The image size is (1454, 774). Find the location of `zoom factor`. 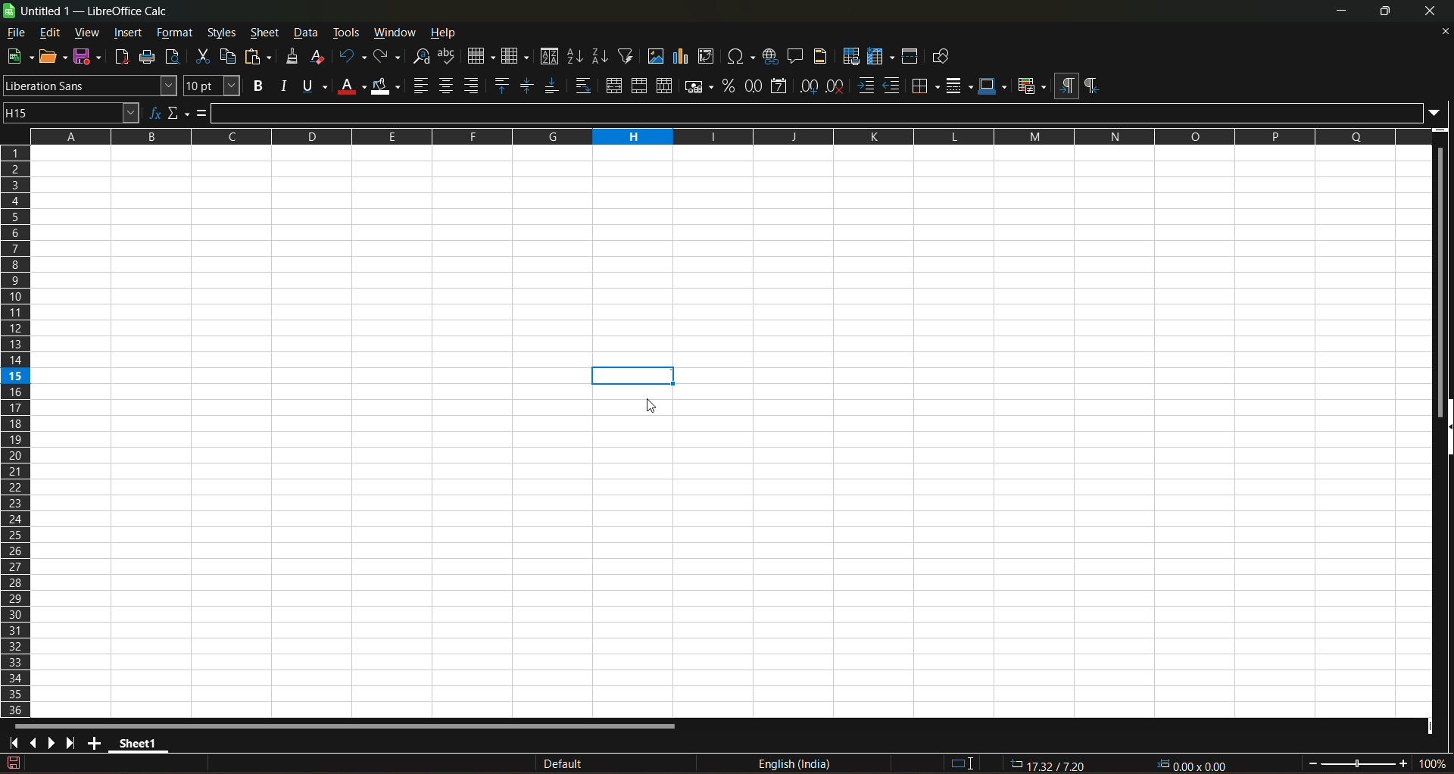

zoom factor is located at coordinates (1377, 763).